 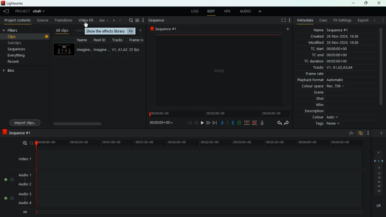 What do you see at coordinates (335, 36) in the screenshot?
I see `created` at bounding box center [335, 36].